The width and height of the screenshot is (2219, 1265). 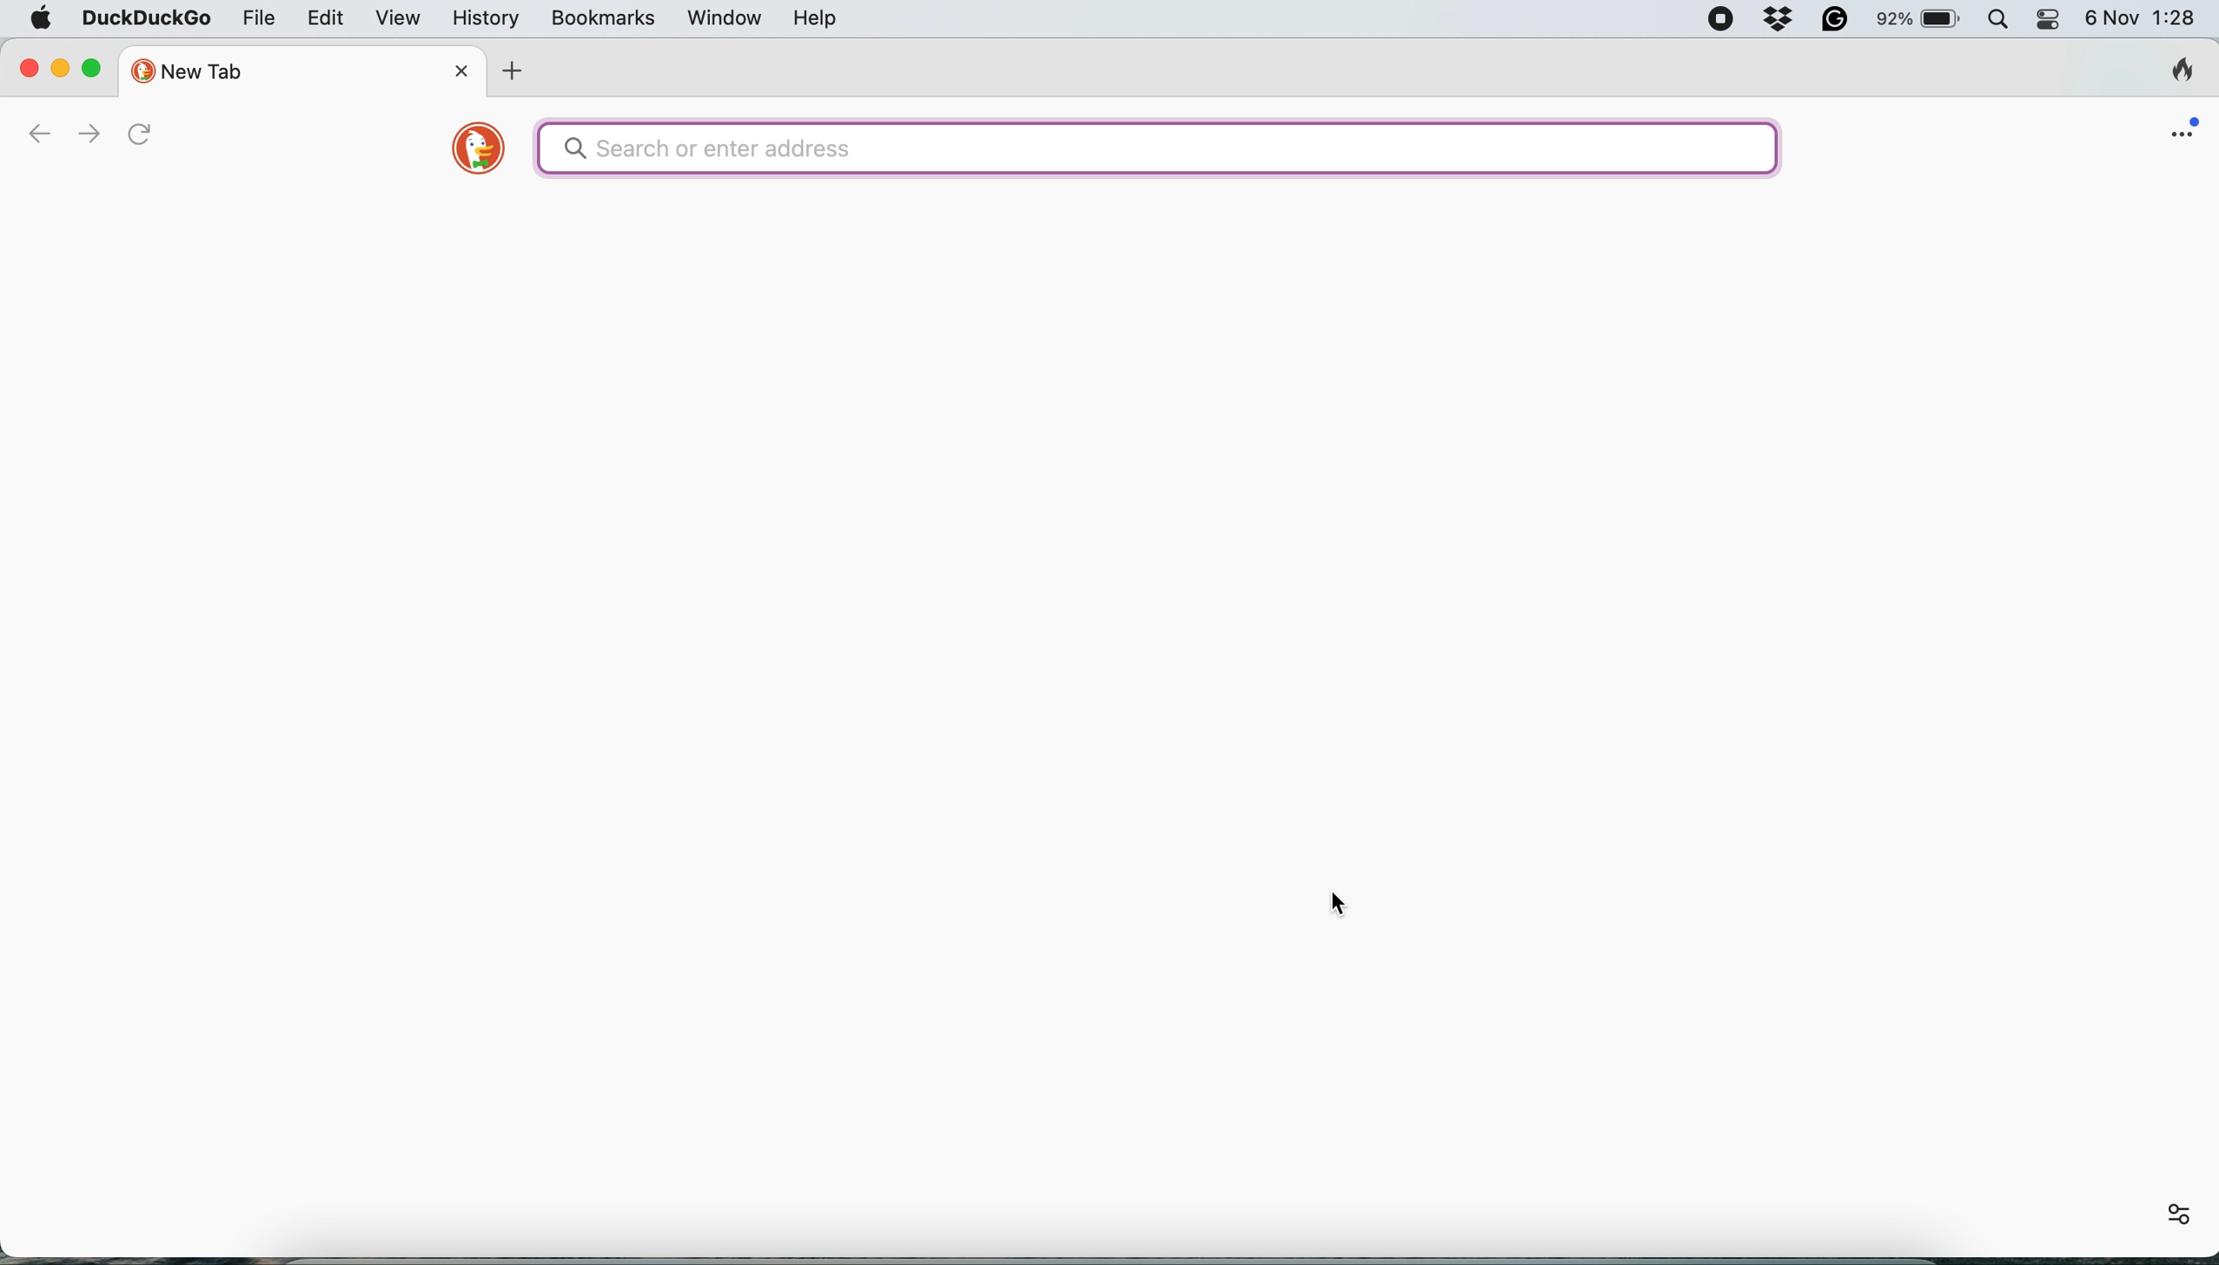 I want to click on close, so click(x=467, y=70).